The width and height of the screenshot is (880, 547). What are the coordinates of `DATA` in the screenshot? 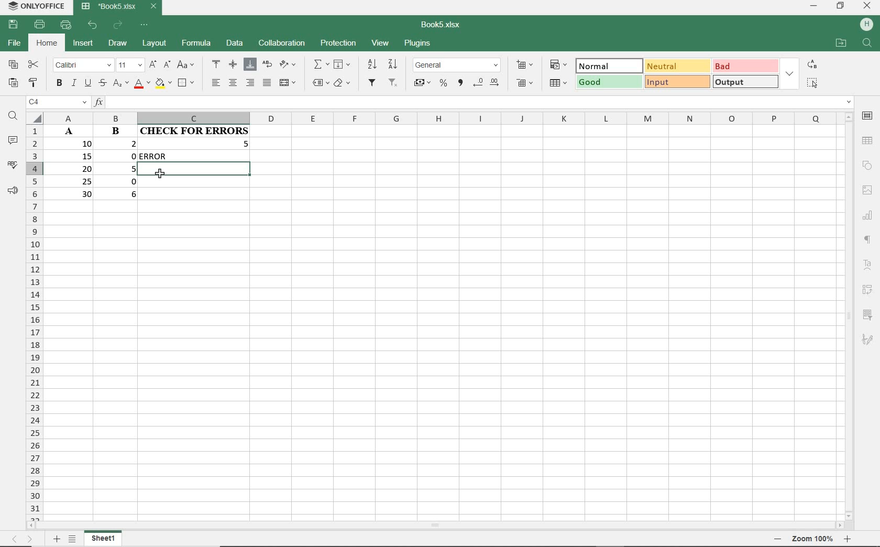 It's located at (233, 42).